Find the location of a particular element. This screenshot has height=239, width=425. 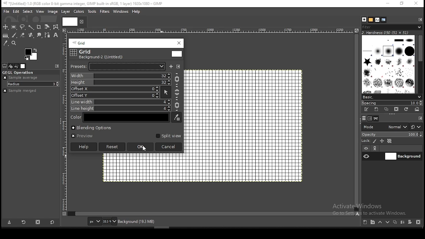

image is located at coordinates (52, 12).